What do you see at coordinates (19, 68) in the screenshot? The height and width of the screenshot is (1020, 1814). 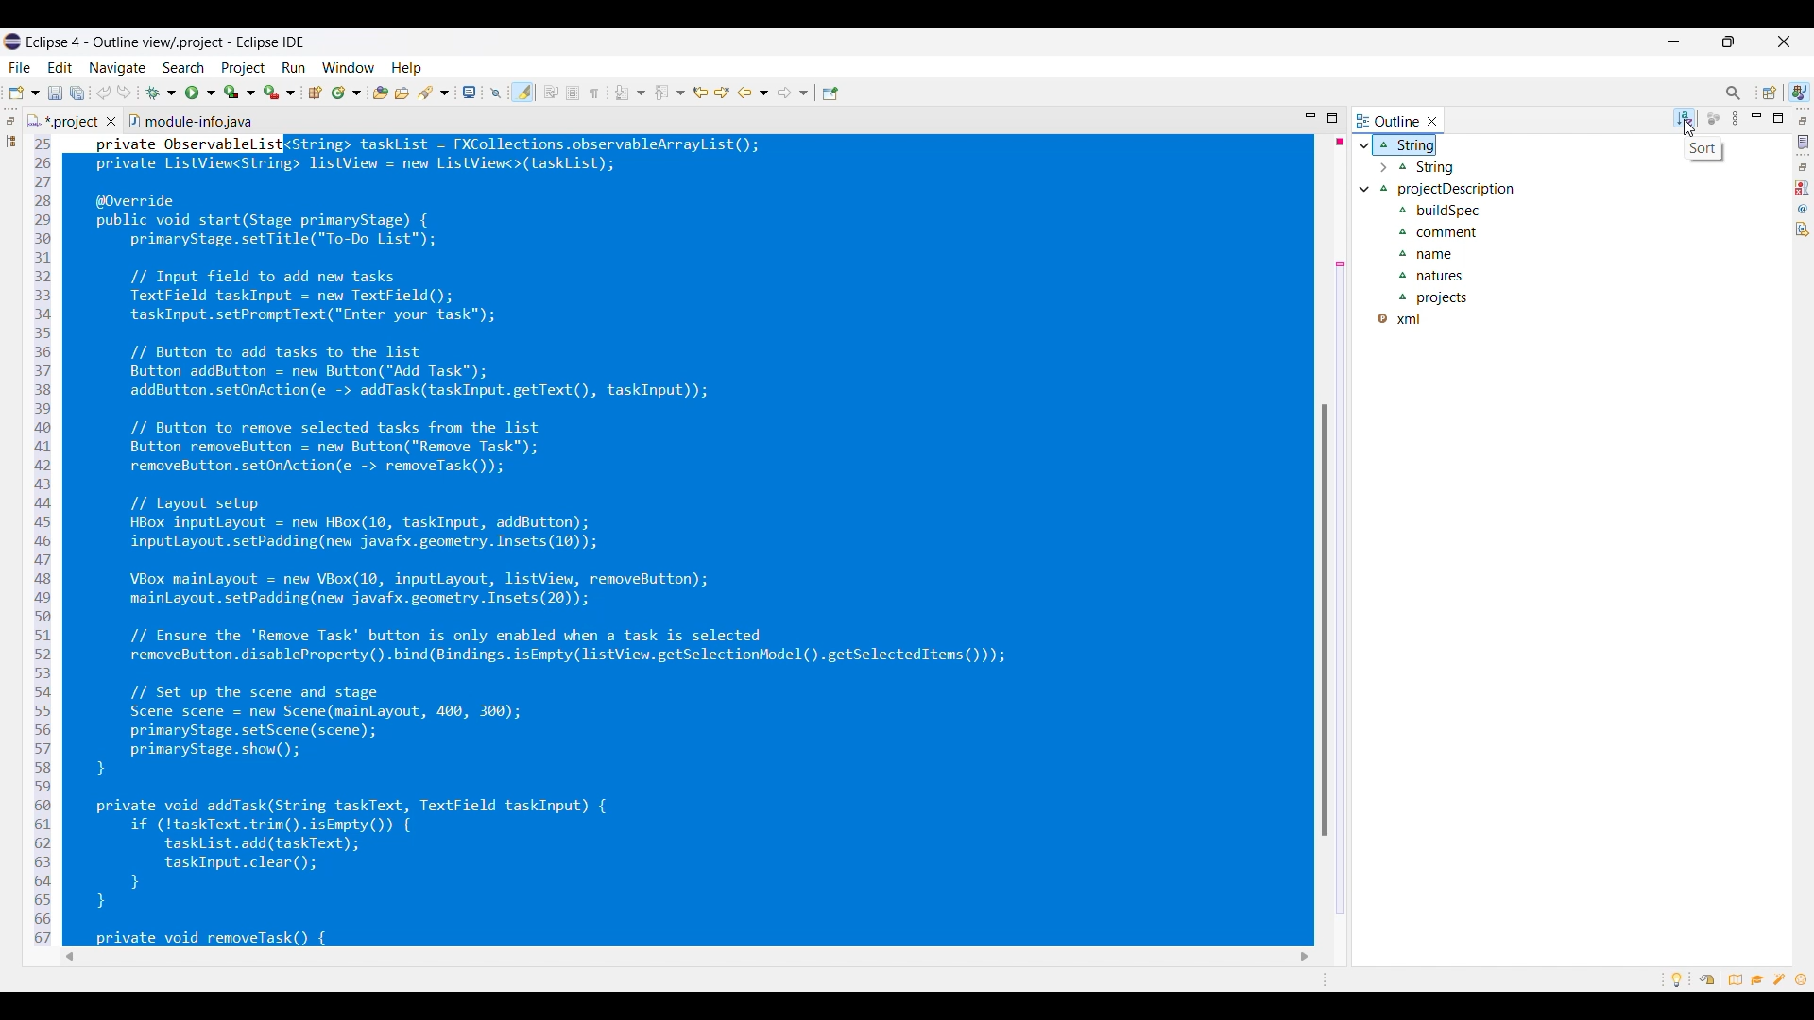 I see `File menu` at bounding box center [19, 68].